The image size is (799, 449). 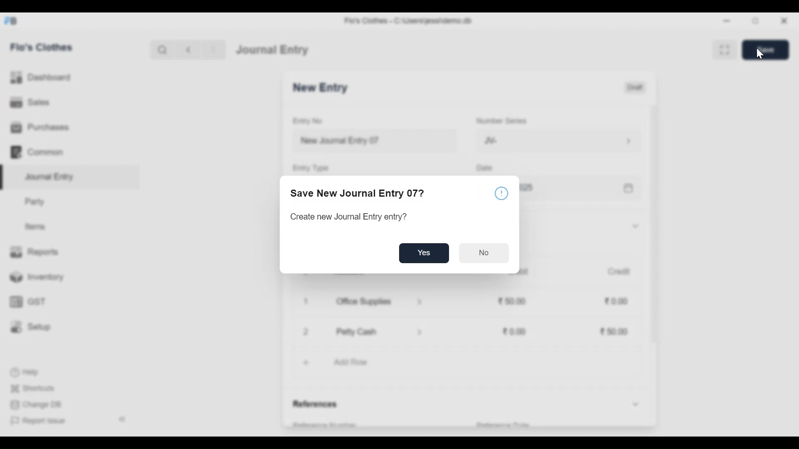 I want to click on Create new Journal Entry entry?, so click(x=350, y=217).